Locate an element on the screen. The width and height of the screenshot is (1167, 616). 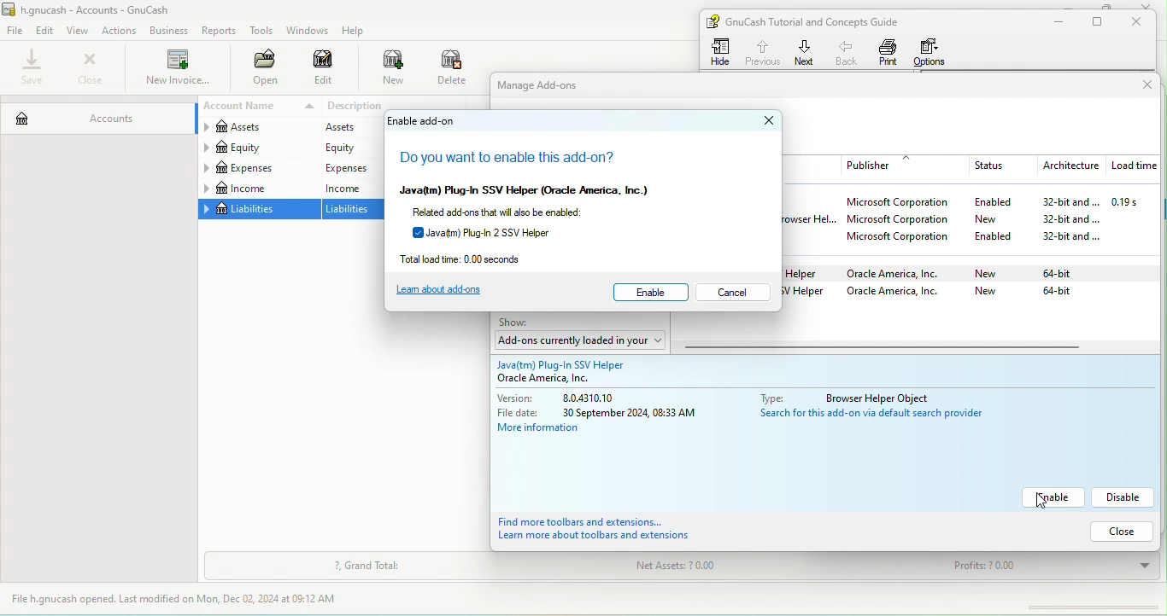
close is located at coordinates (763, 121).